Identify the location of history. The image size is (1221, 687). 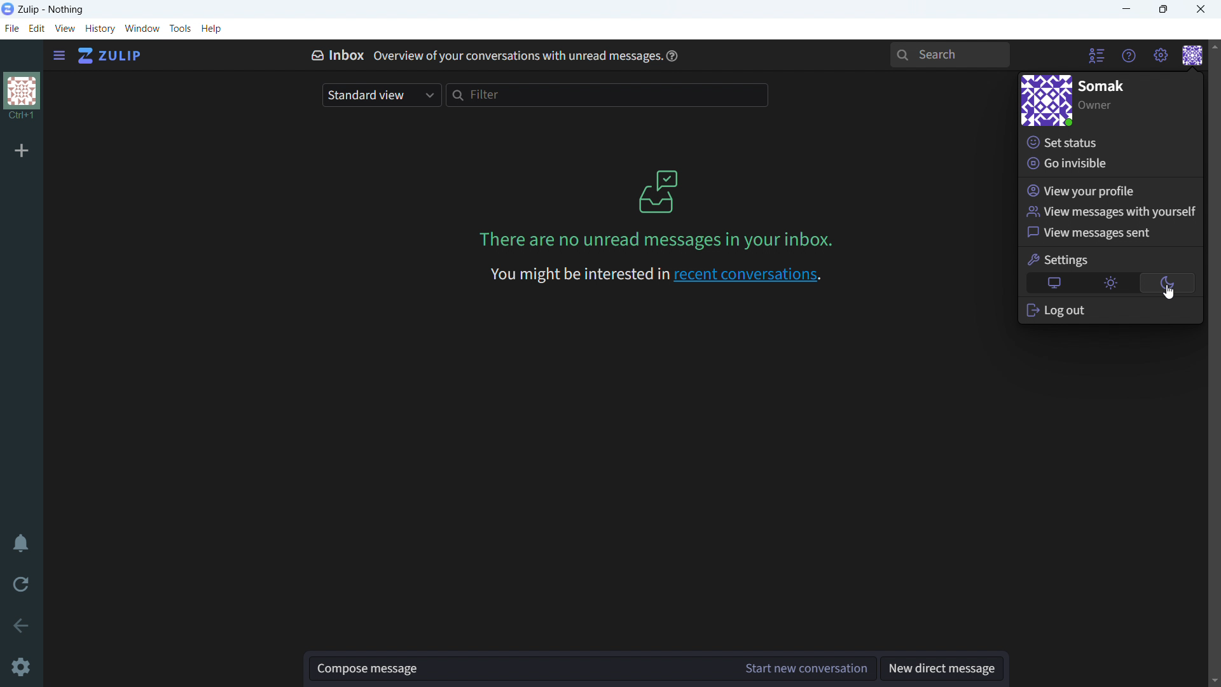
(101, 29).